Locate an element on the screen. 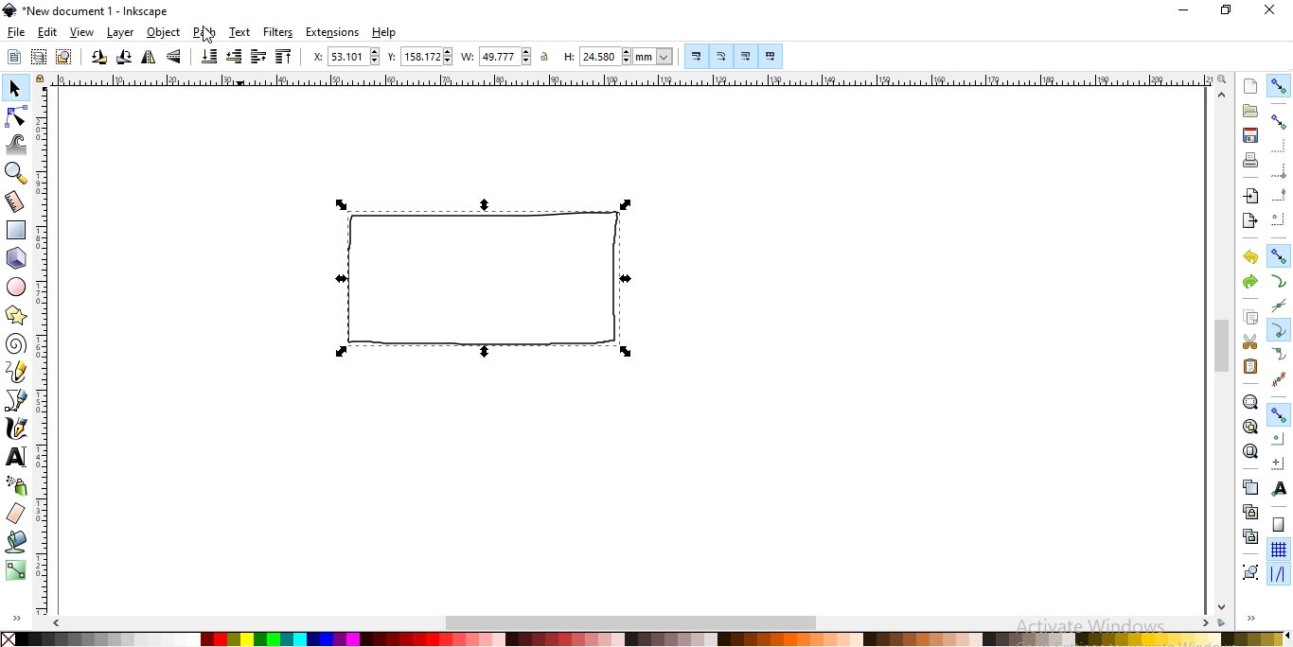 This screenshot has width=1293, height=647. filters is located at coordinates (278, 32).